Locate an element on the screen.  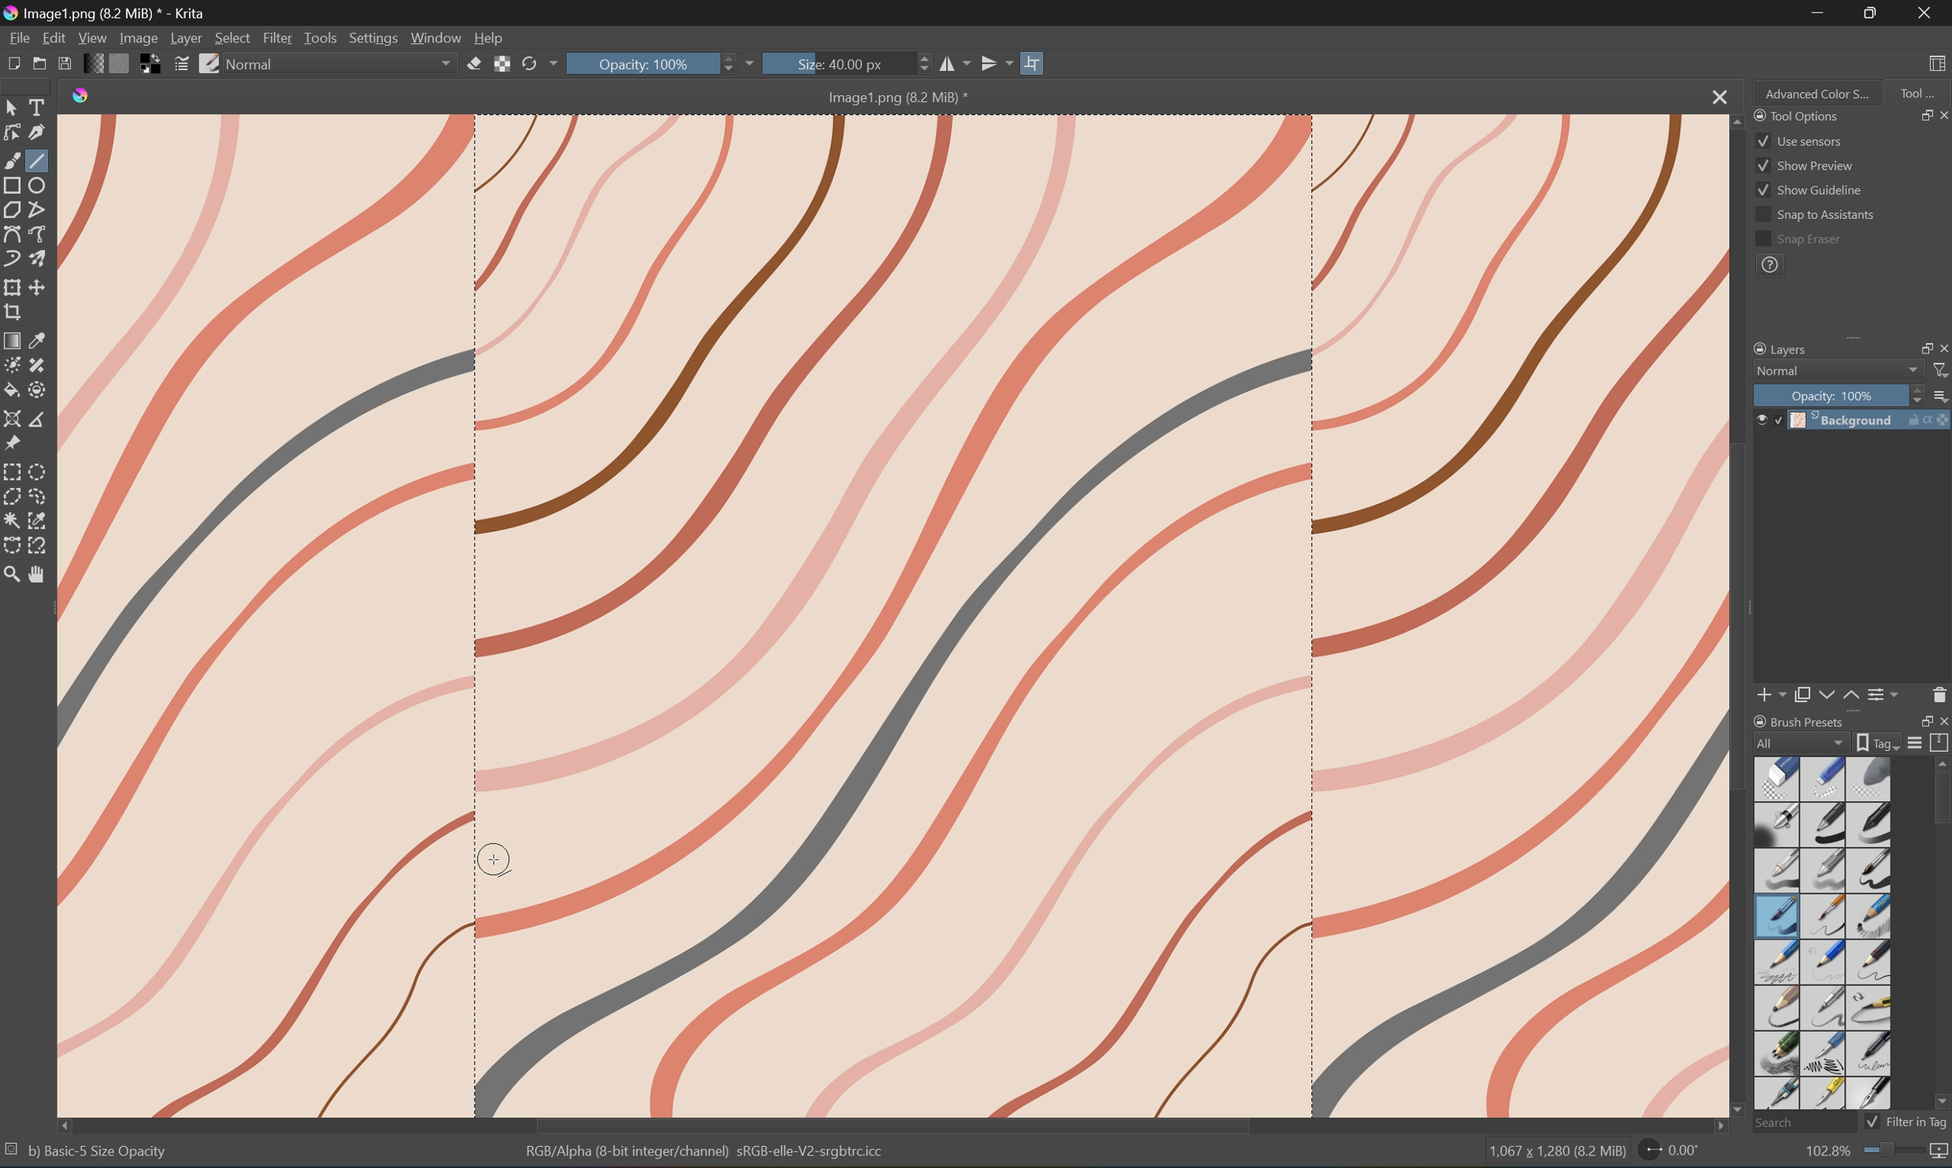
Move layer or mask up is located at coordinates (1851, 696).